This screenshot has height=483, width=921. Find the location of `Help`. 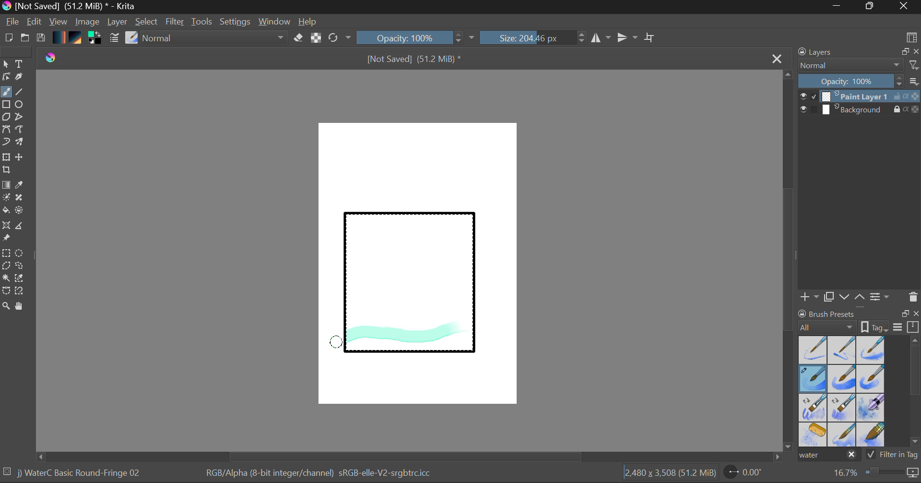

Help is located at coordinates (308, 22).